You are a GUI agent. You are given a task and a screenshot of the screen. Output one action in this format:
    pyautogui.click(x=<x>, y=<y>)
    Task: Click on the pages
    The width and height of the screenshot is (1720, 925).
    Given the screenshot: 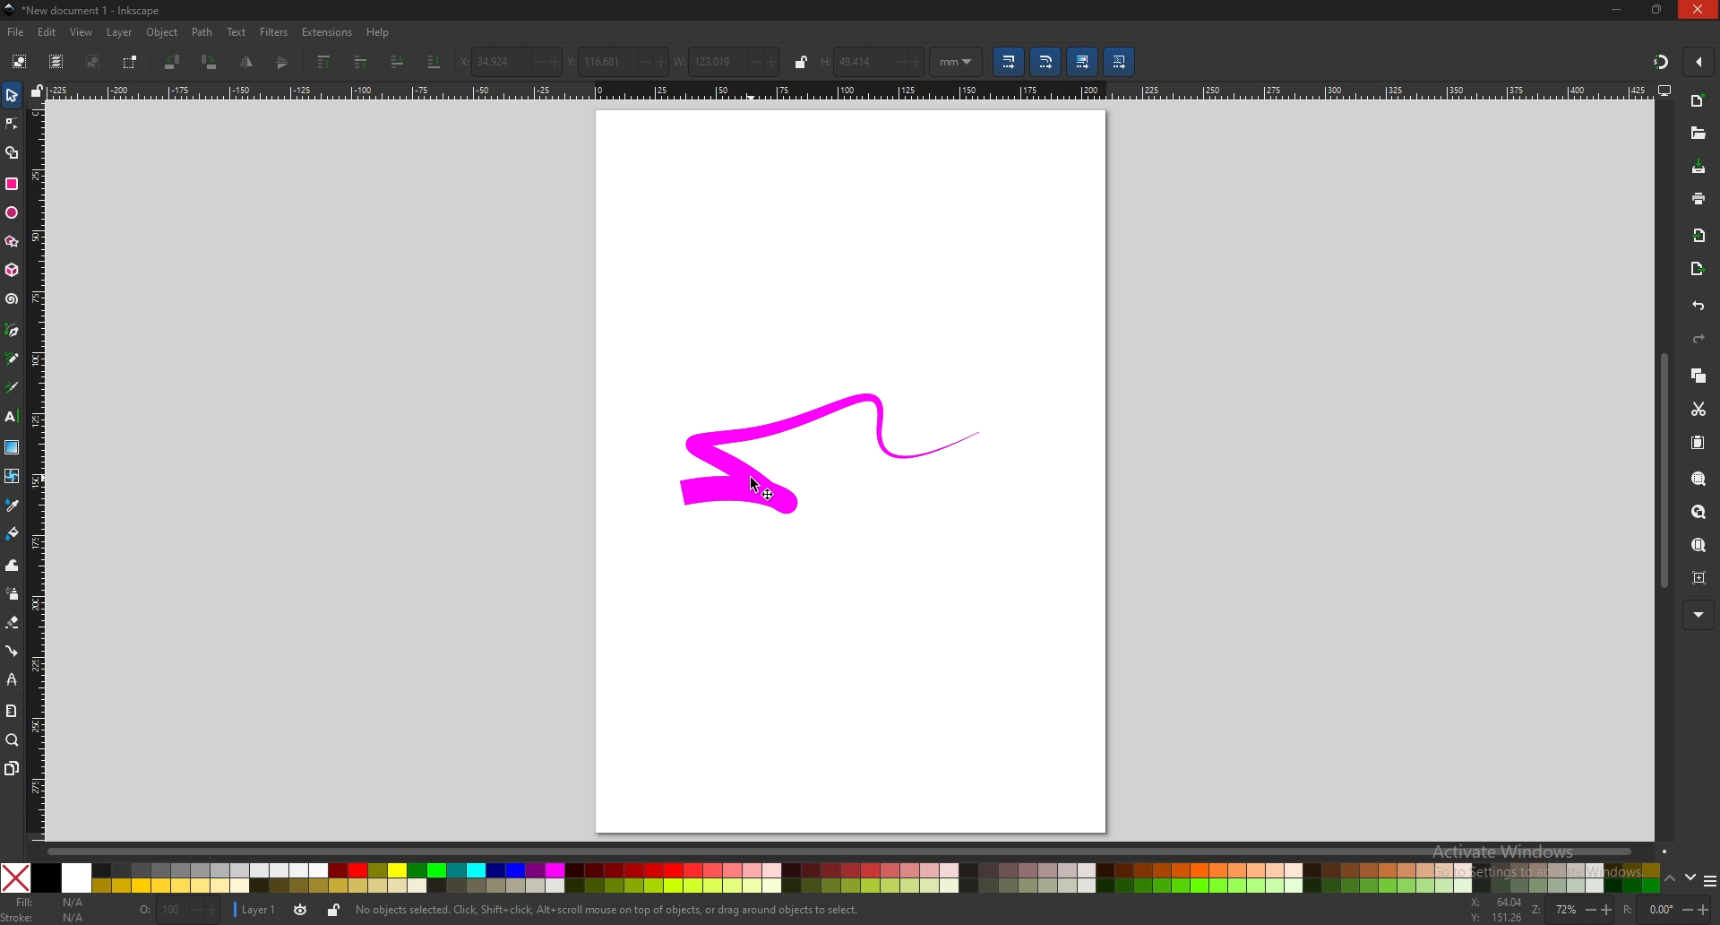 What is the action you would take?
    pyautogui.click(x=12, y=768)
    